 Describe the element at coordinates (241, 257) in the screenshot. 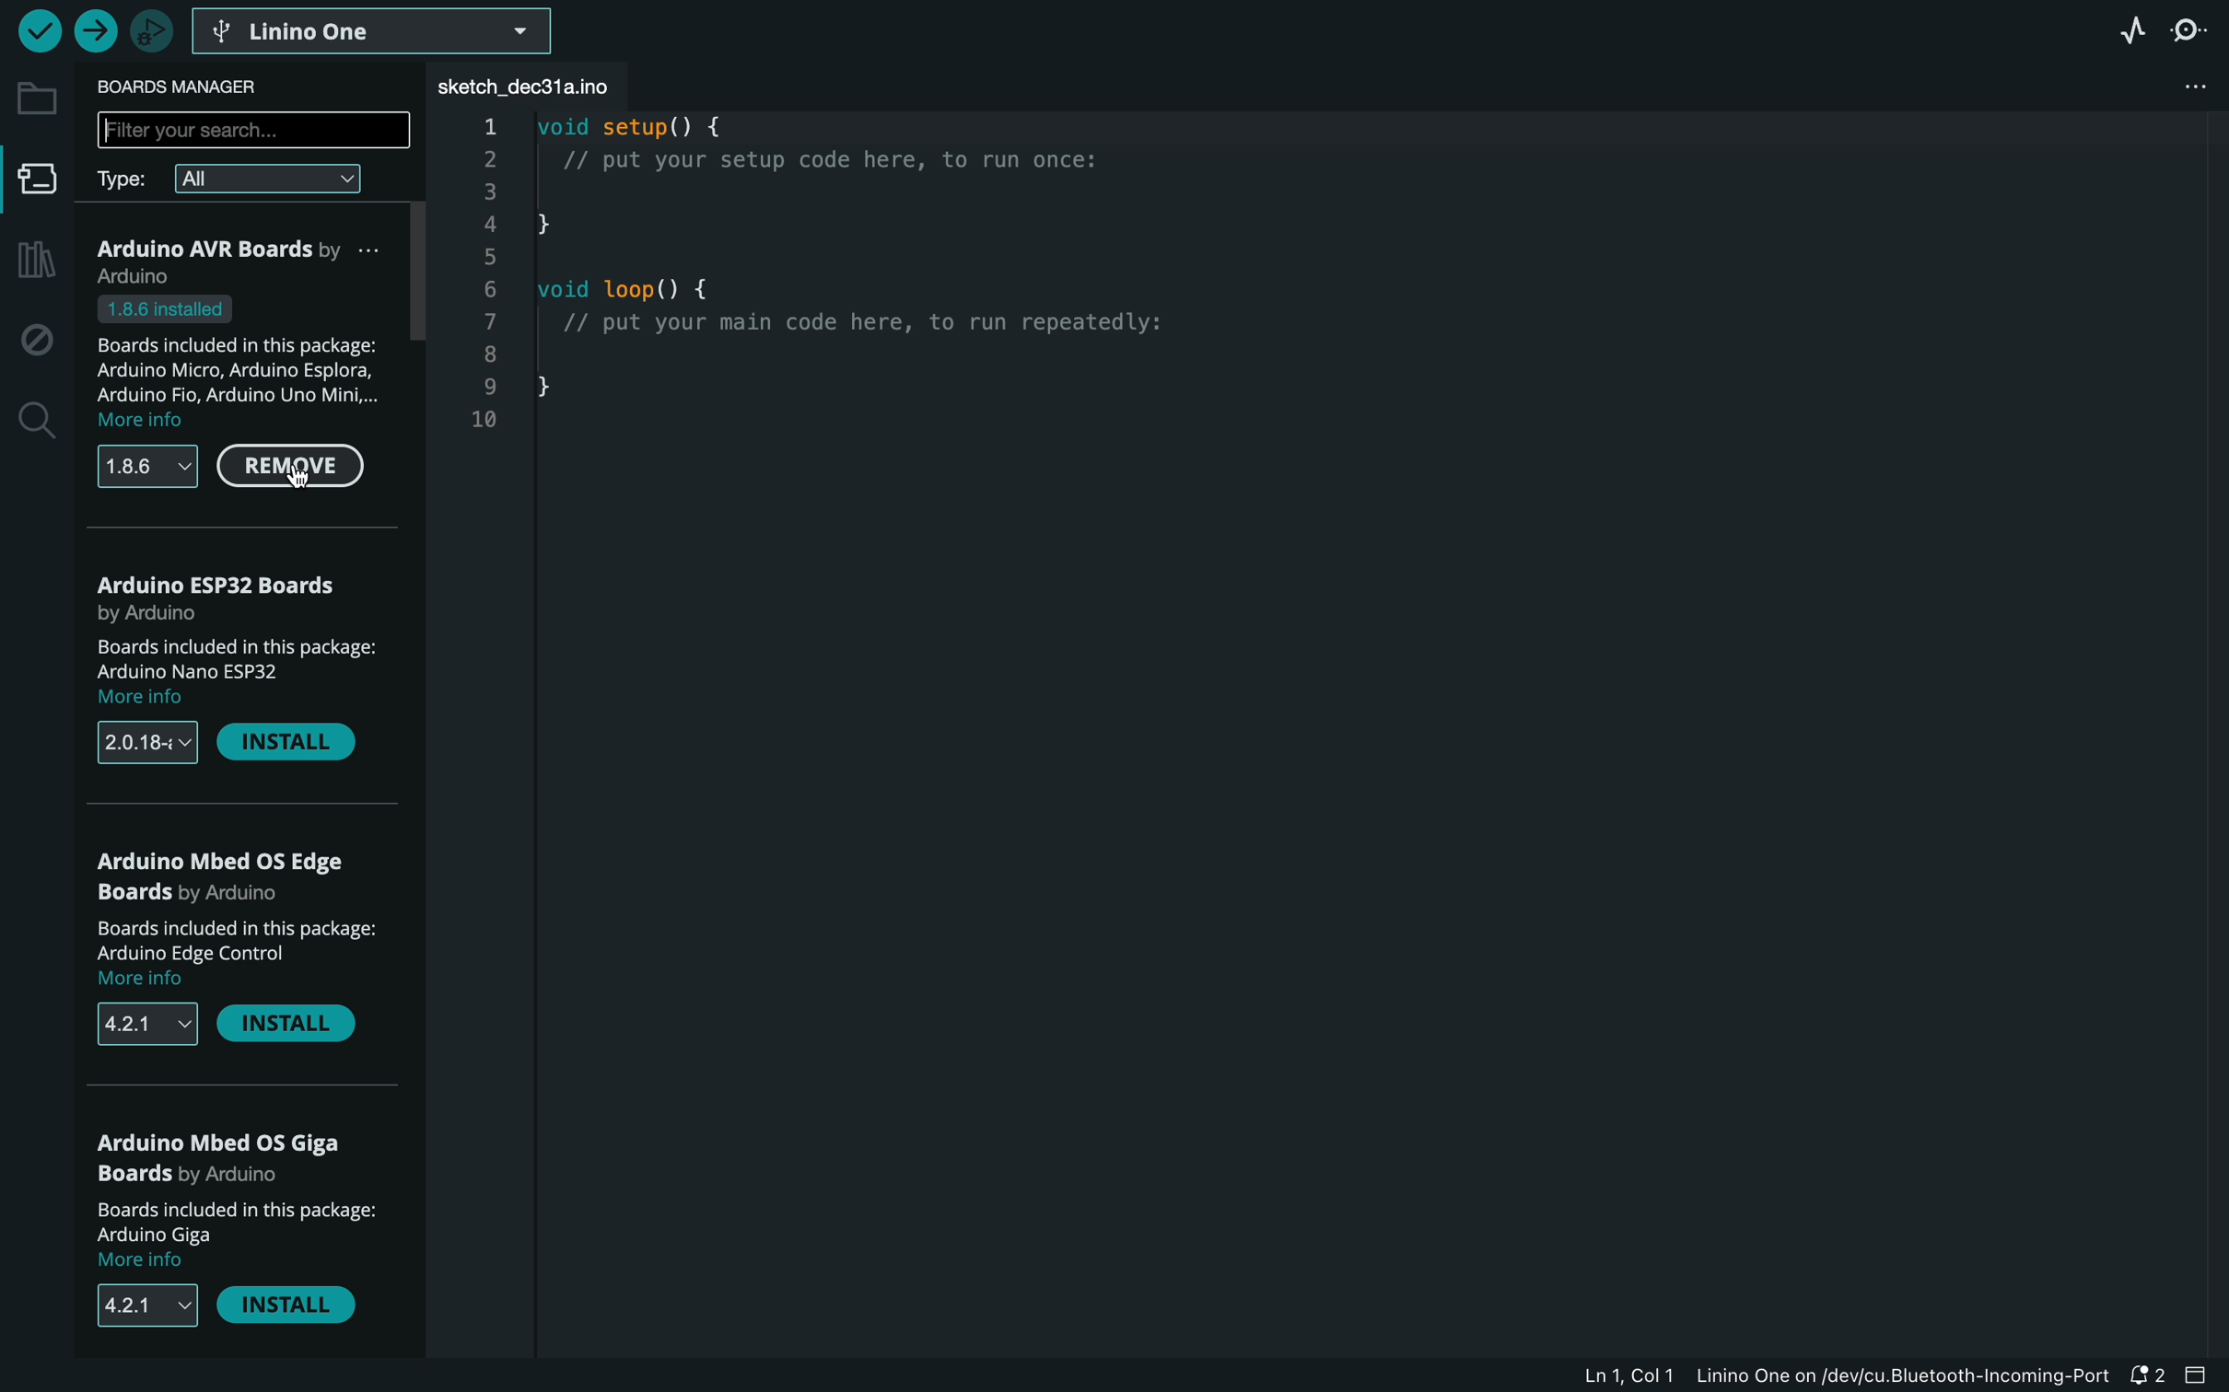

I see `AVR Boards` at that location.